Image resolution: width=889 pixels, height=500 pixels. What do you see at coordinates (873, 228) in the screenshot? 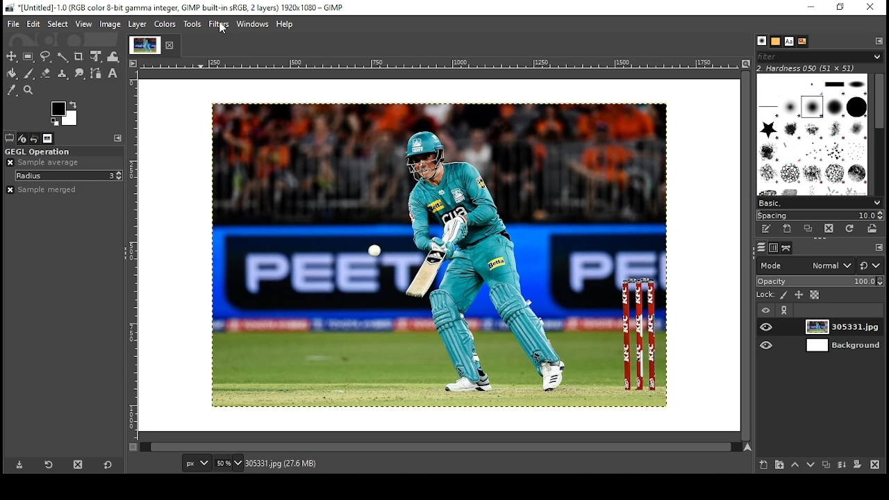
I see `open brush as image` at bounding box center [873, 228].